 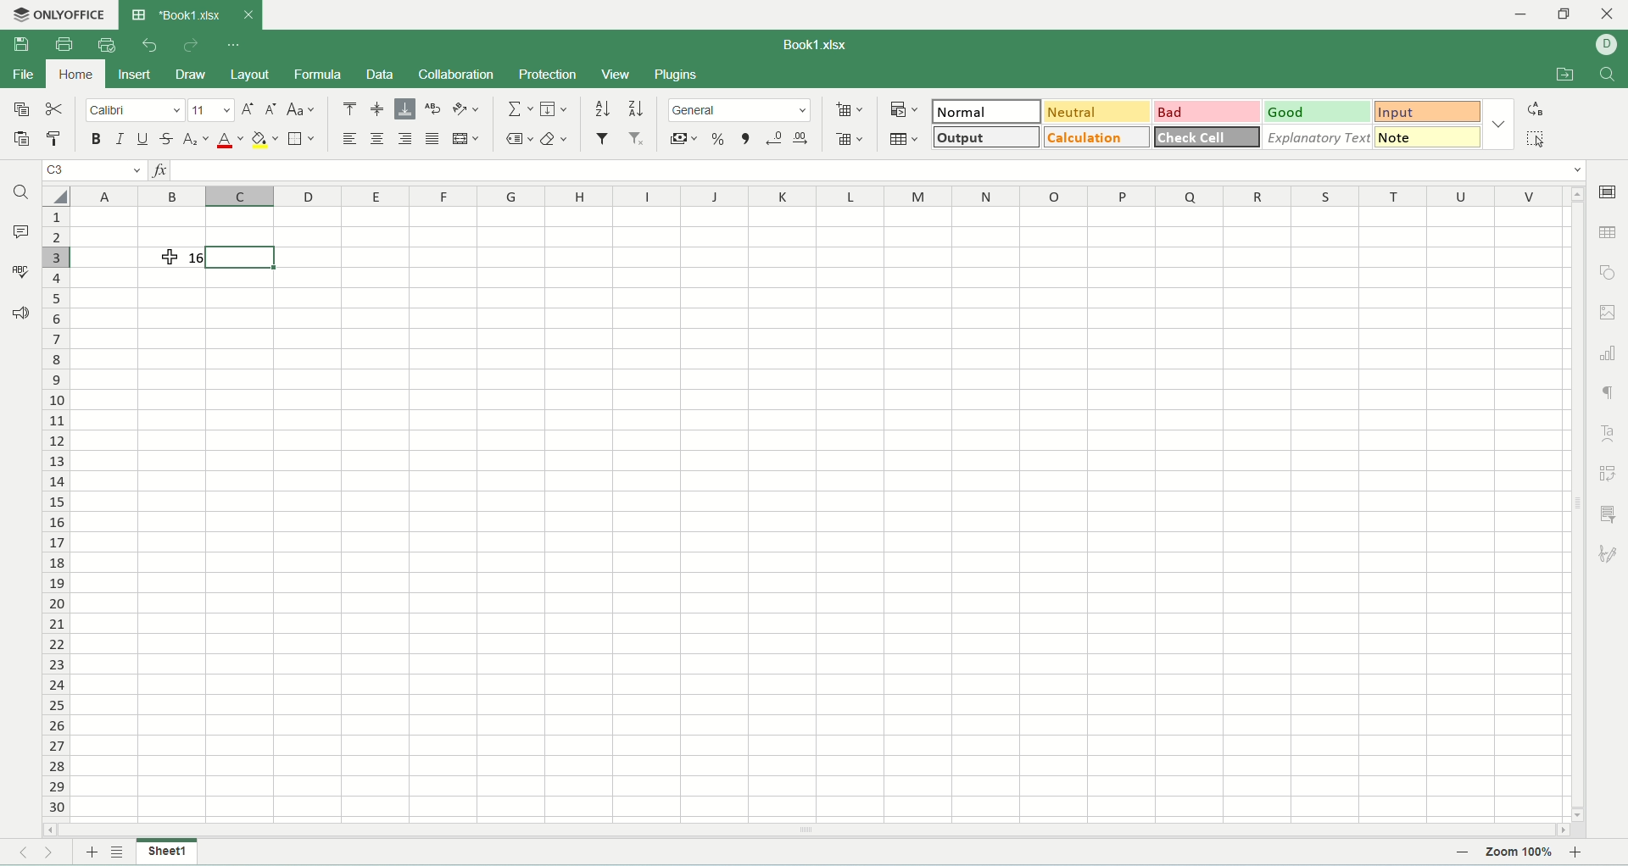 I want to click on comma style, so click(x=749, y=139).